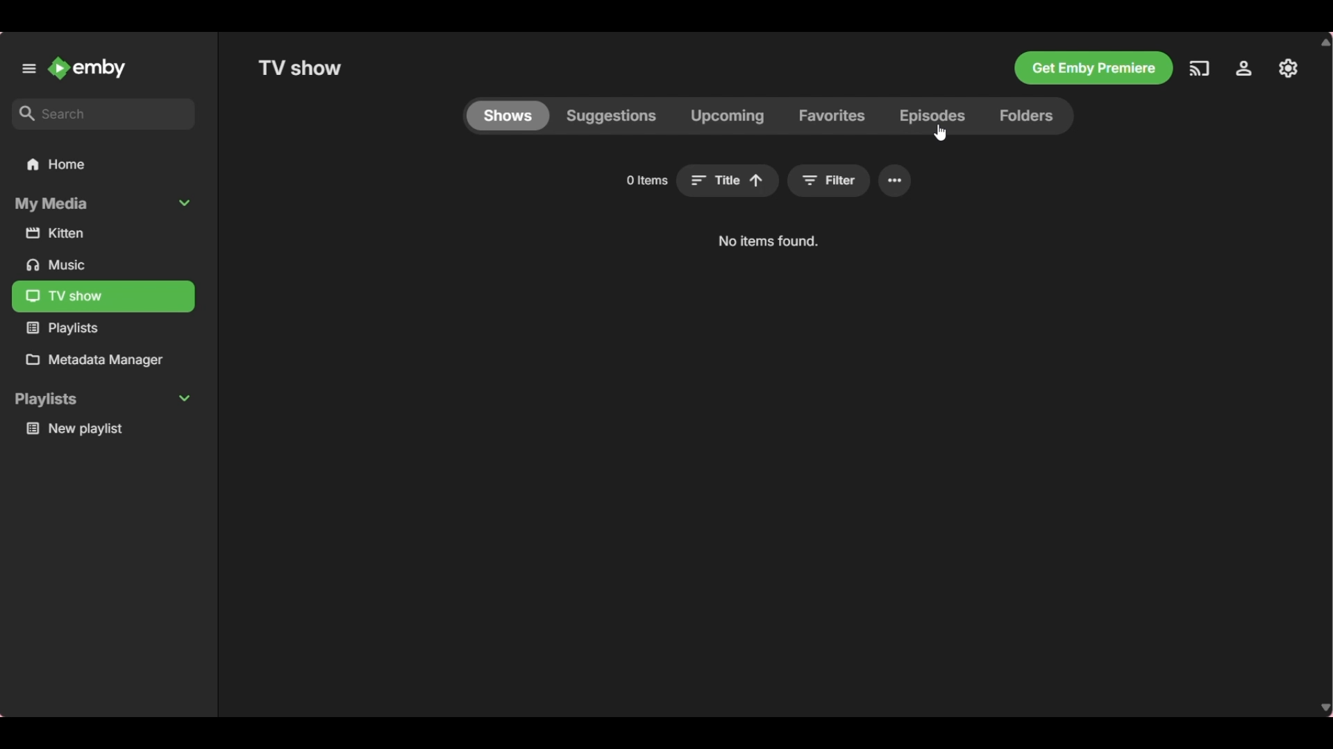  I want to click on Manage Emby server, so click(1288, 69).